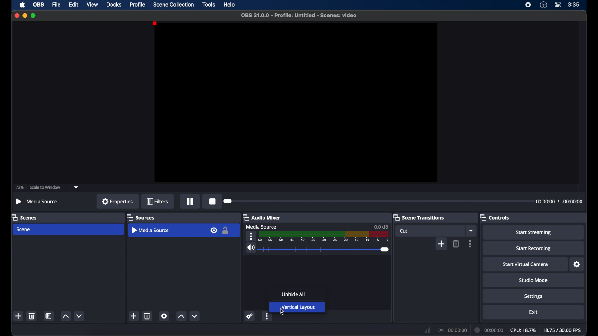 The width and height of the screenshot is (598, 336). Describe the element at coordinates (19, 187) in the screenshot. I see `73%` at that location.